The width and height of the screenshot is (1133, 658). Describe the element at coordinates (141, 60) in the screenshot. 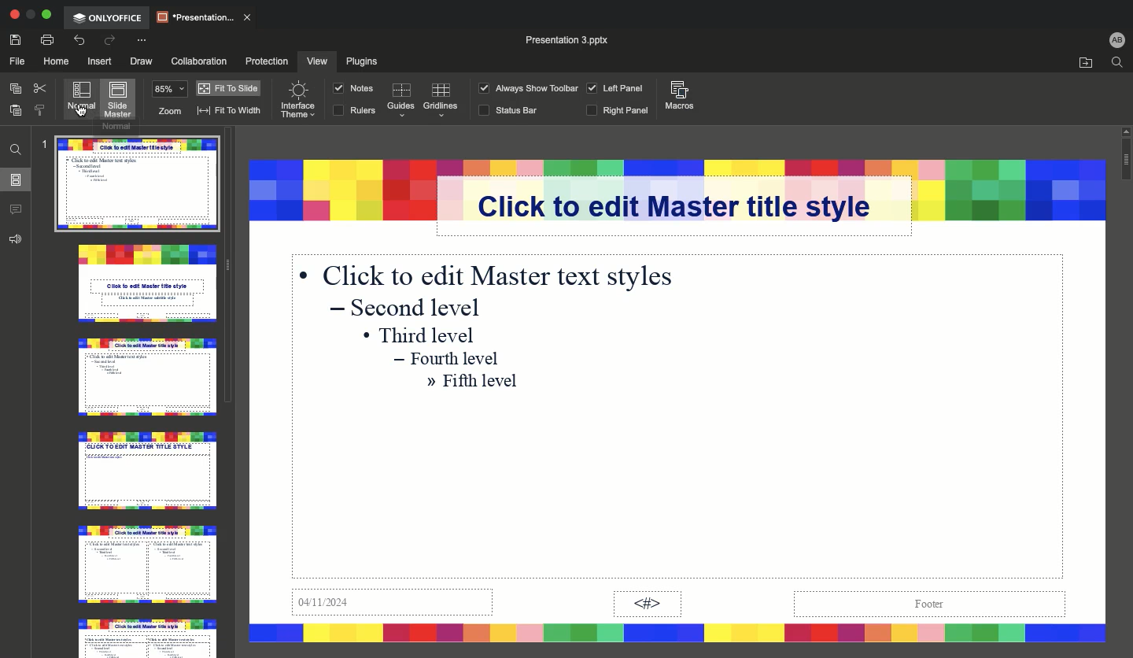

I see `Draw` at that location.